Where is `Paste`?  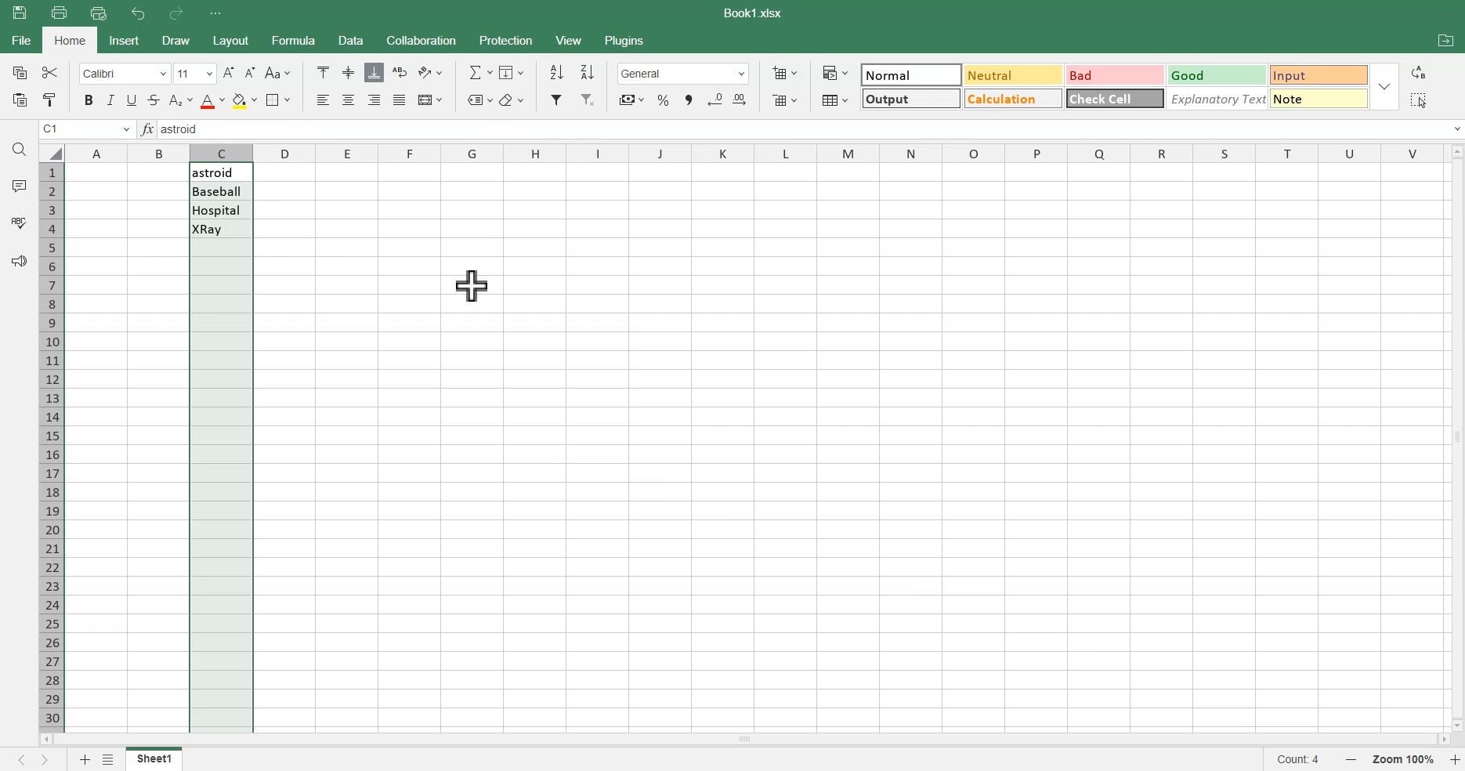
Paste is located at coordinates (22, 13).